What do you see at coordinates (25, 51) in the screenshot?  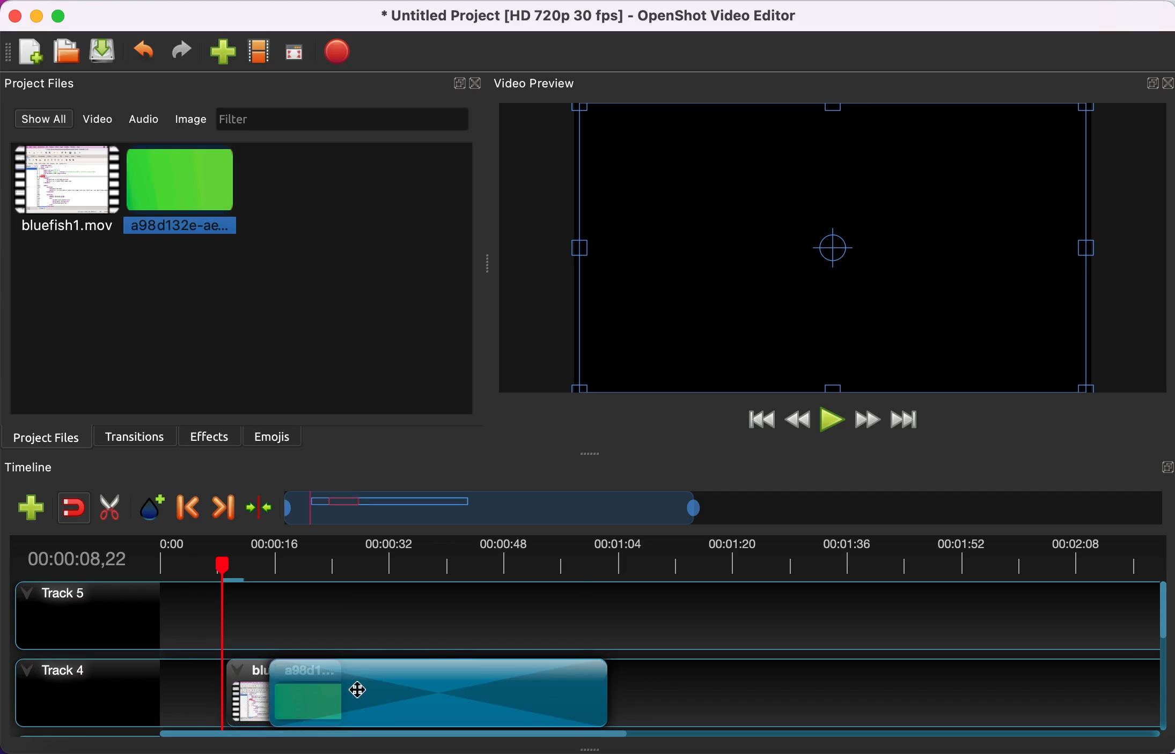 I see `add file` at bounding box center [25, 51].